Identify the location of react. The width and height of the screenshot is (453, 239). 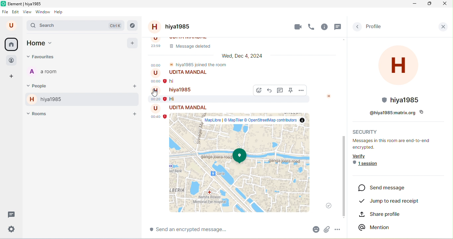
(258, 91).